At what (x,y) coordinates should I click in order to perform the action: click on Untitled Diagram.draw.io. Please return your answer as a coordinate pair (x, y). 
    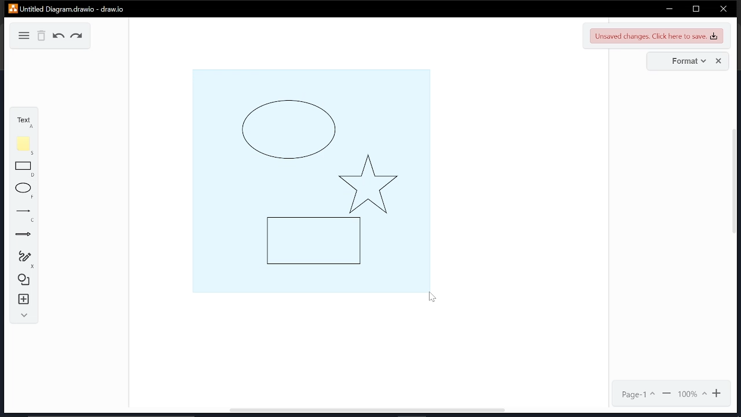
    Looking at the image, I should click on (66, 9).